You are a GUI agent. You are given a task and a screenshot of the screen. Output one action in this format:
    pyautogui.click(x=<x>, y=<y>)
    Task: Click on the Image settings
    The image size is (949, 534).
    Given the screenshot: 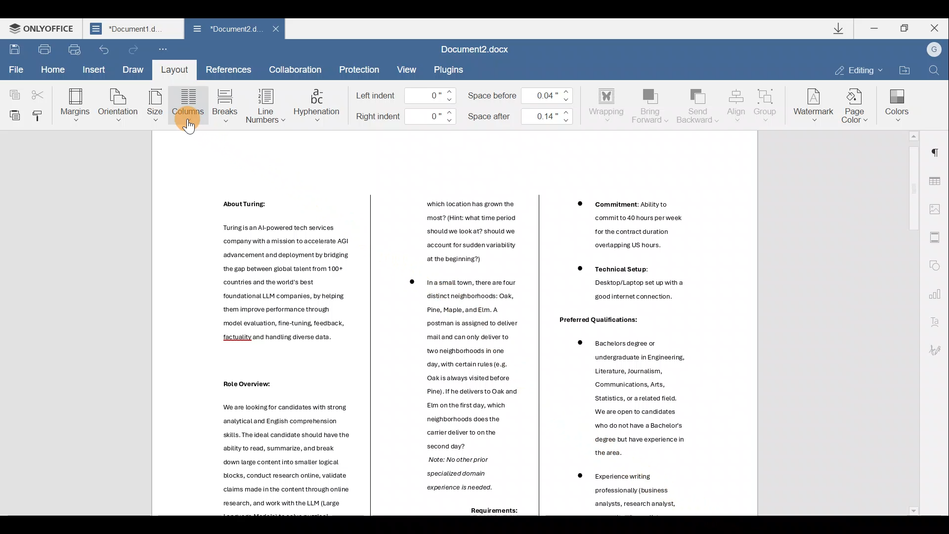 What is the action you would take?
    pyautogui.click(x=938, y=208)
    